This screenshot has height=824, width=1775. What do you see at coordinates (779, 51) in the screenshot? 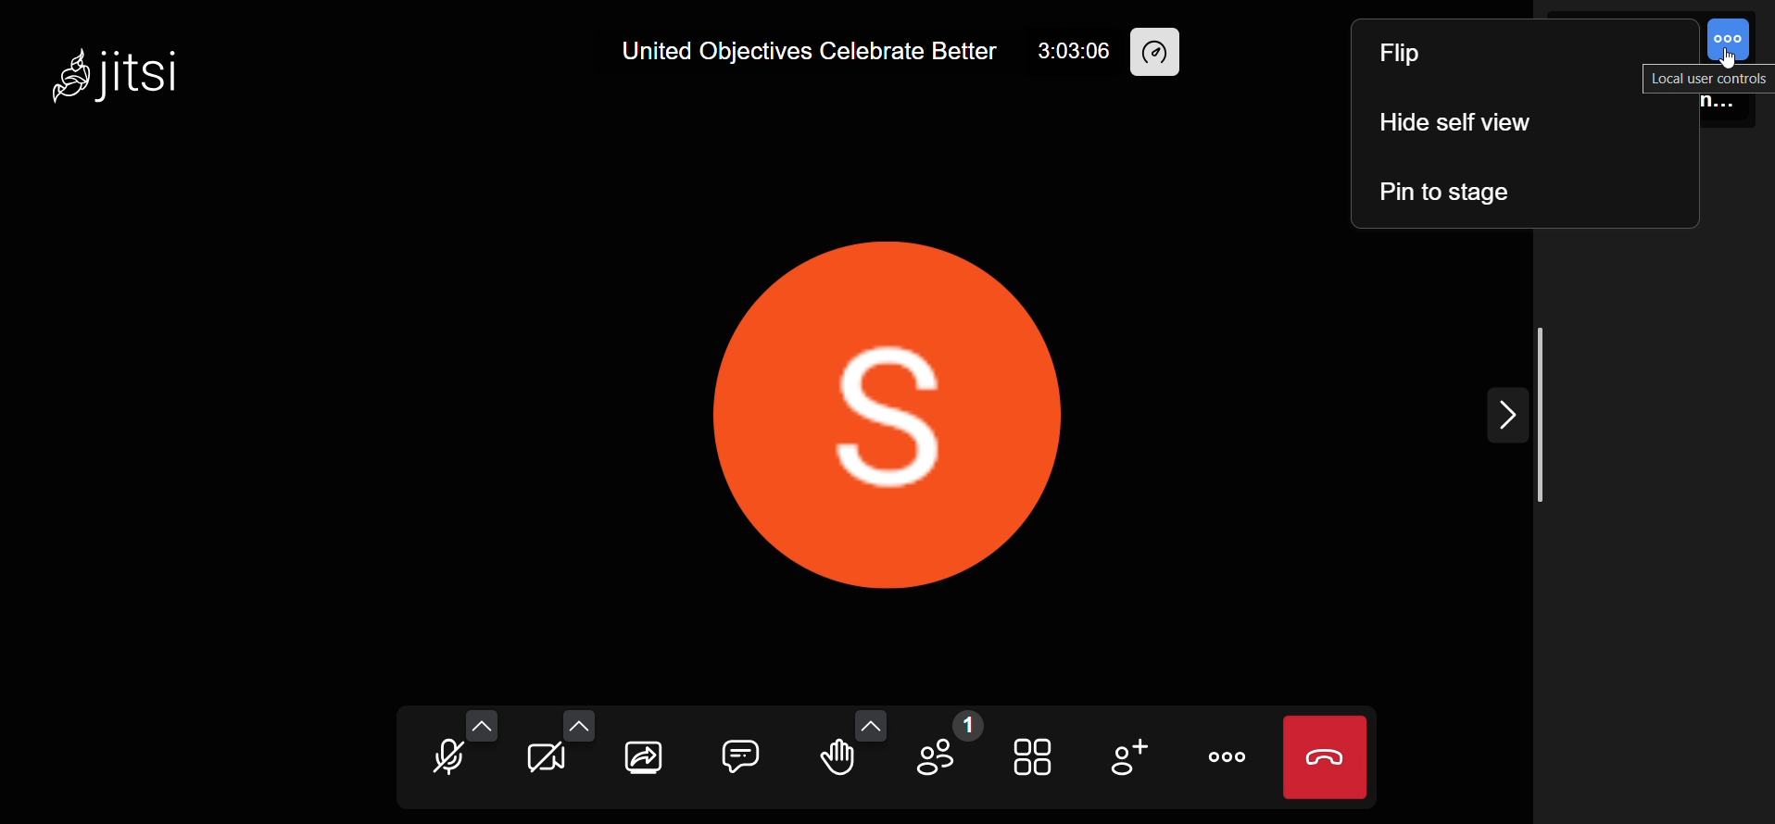
I see `United Objectives Celebrate Better` at bounding box center [779, 51].